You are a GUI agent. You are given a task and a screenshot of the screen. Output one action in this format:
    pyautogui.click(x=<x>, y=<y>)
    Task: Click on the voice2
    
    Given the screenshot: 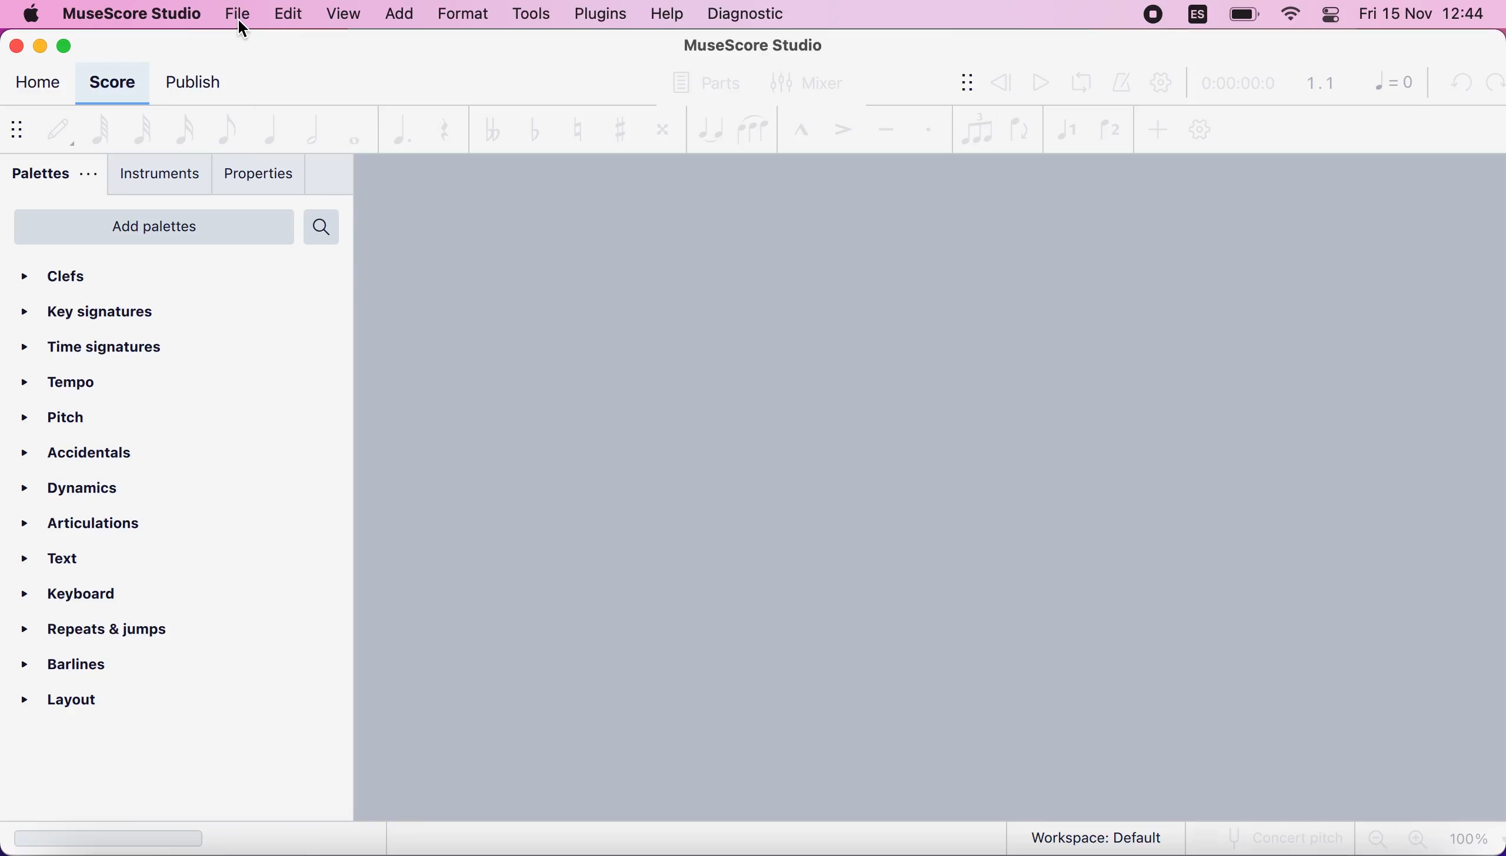 What is the action you would take?
    pyautogui.click(x=1109, y=127)
    